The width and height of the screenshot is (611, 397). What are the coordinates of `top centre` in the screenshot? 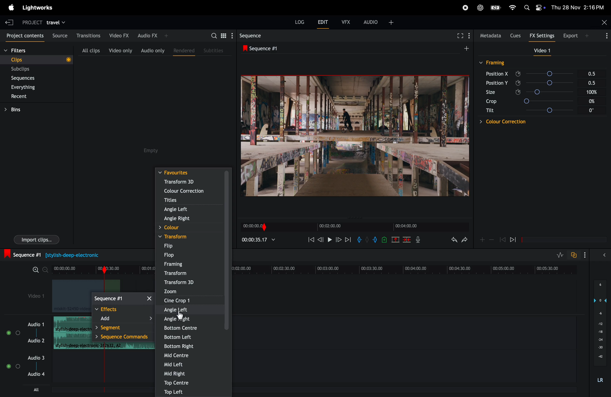 It's located at (194, 383).